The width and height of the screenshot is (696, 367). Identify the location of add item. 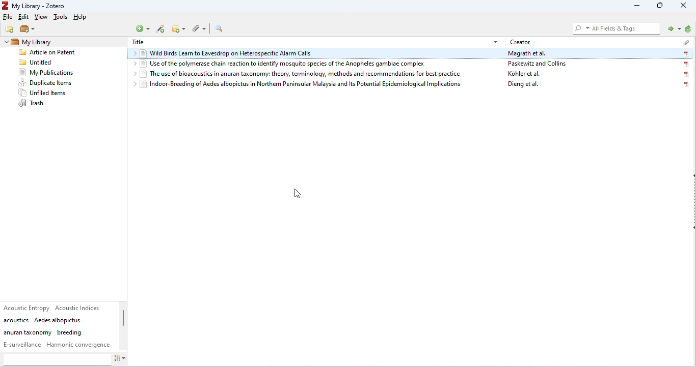
(162, 29).